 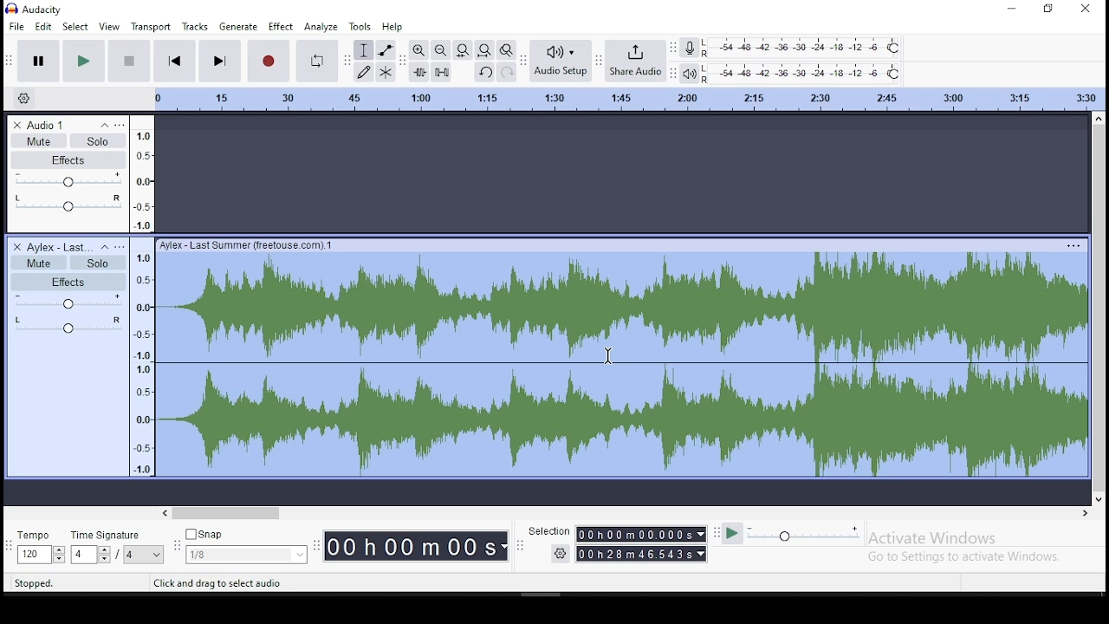 What do you see at coordinates (40, 262) in the screenshot?
I see `mute/unmute` at bounding box center [40, 262].